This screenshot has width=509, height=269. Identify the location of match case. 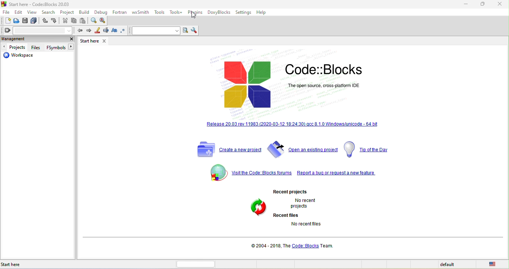
(114, 31).